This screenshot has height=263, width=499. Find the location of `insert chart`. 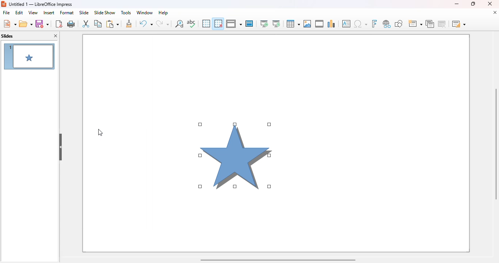

insert chart is located at coordinates (331, 23).